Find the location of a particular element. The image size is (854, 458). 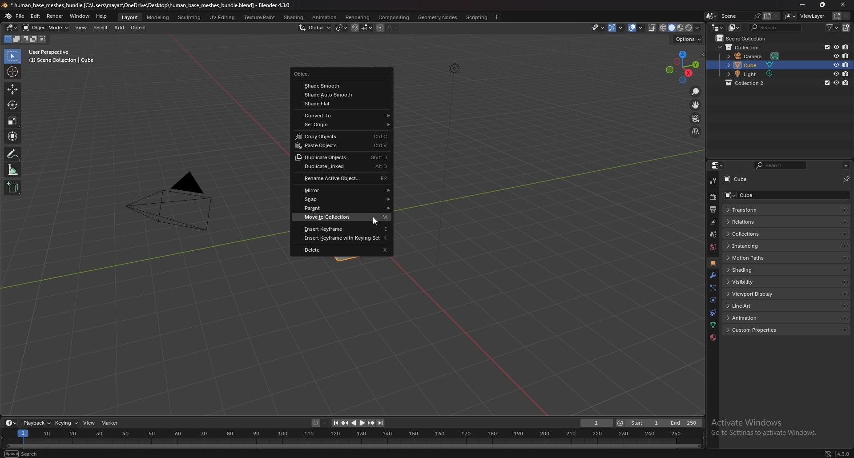

version is located at coordinates (843, 452).